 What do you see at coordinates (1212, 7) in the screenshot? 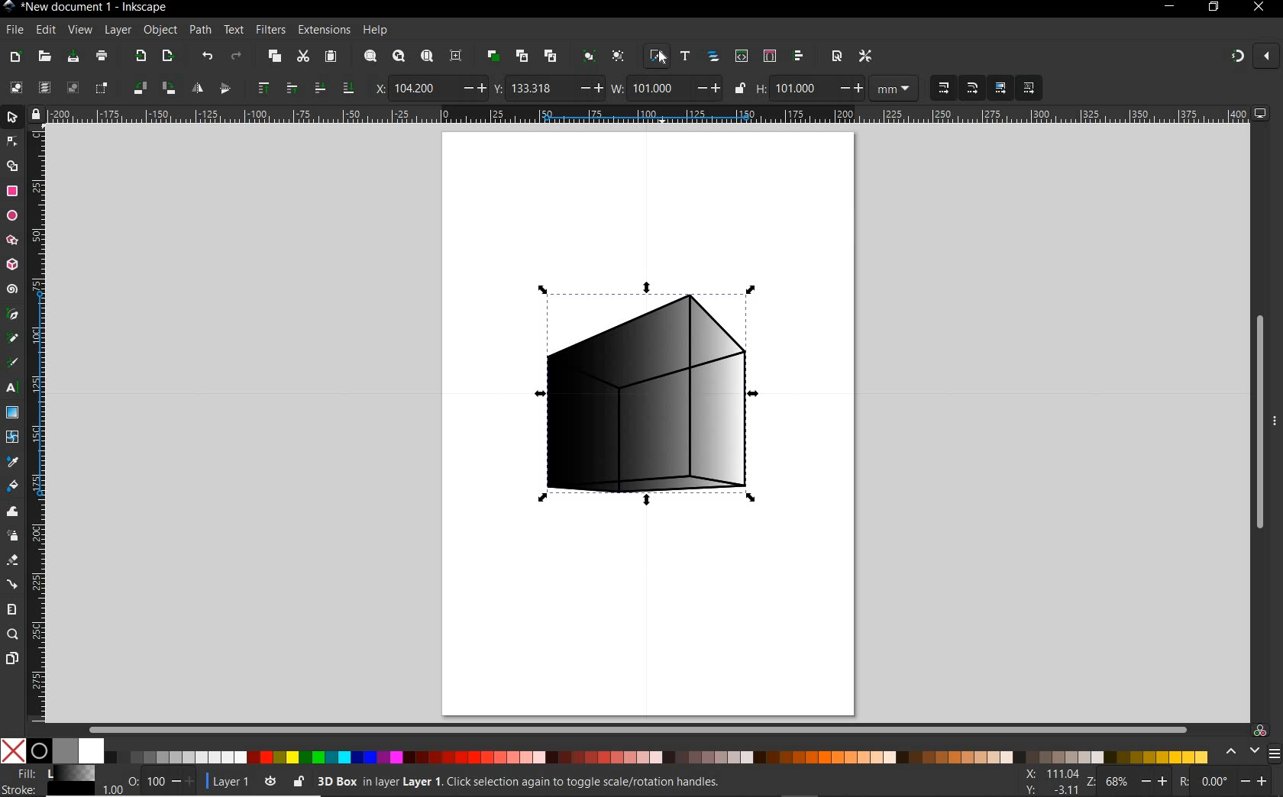
I see `RESTORE DOWN` at bounding box center [1212, 7].